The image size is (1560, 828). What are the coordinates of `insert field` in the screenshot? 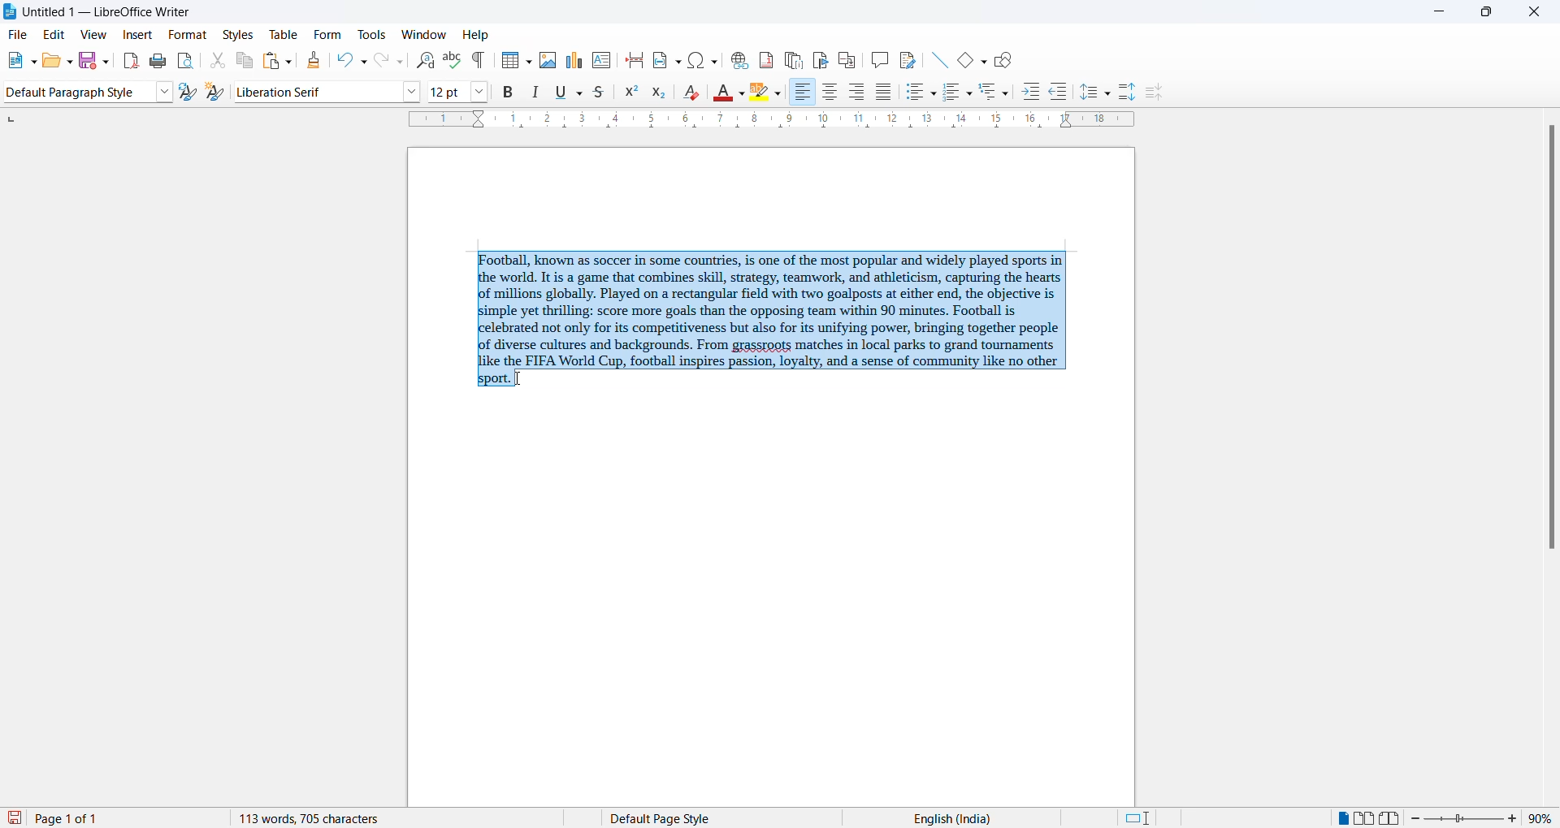 It's located at (665, 61).